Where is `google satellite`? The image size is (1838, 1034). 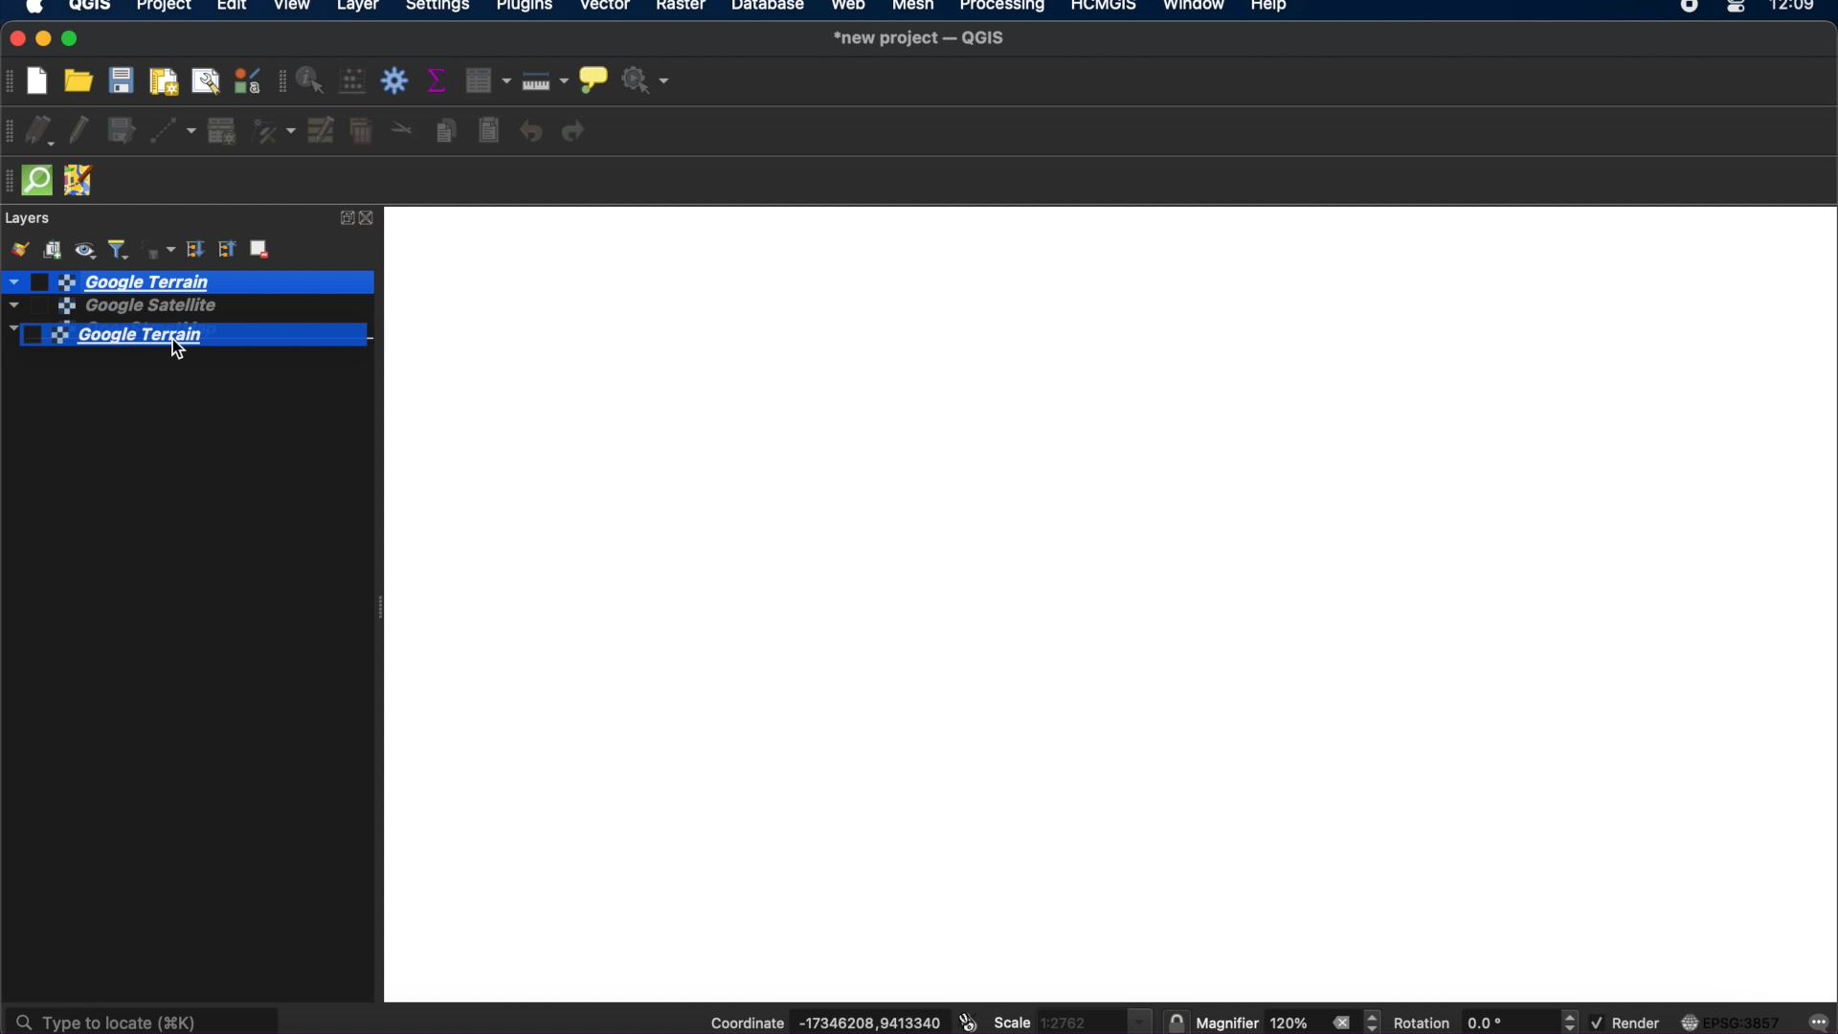 google satellite is located at coordinates (107, 307).